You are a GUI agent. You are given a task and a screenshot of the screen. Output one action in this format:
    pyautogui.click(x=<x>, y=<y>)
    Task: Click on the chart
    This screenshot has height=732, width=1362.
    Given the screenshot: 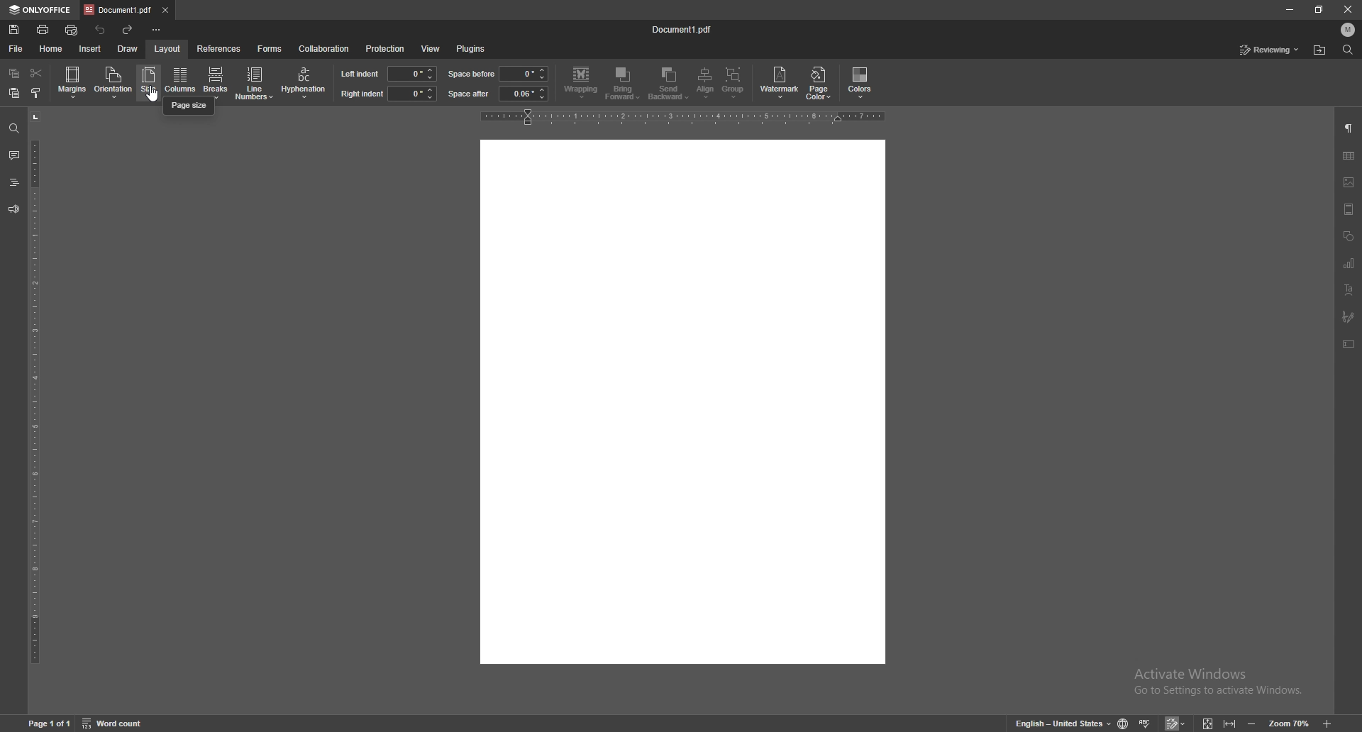 What is the action you would take?
    pyautogui.click(x=1351, y=263)
    